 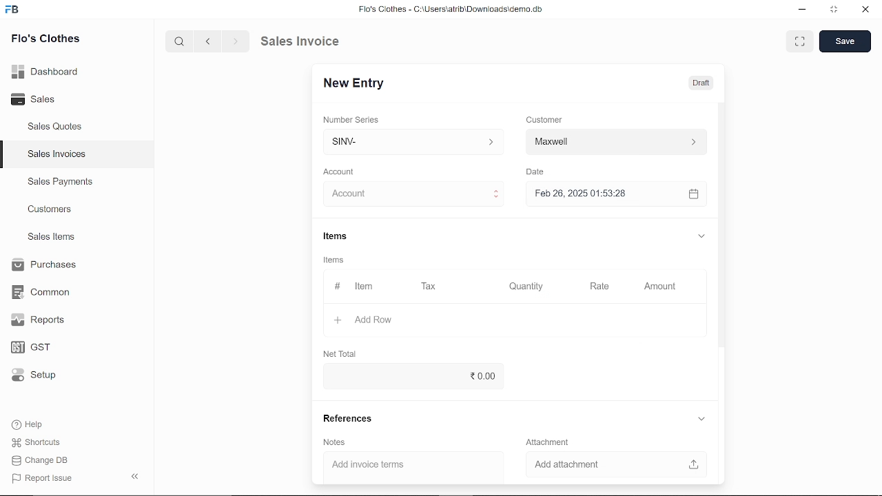 I want to click on expand, so click(x=700, y=235).